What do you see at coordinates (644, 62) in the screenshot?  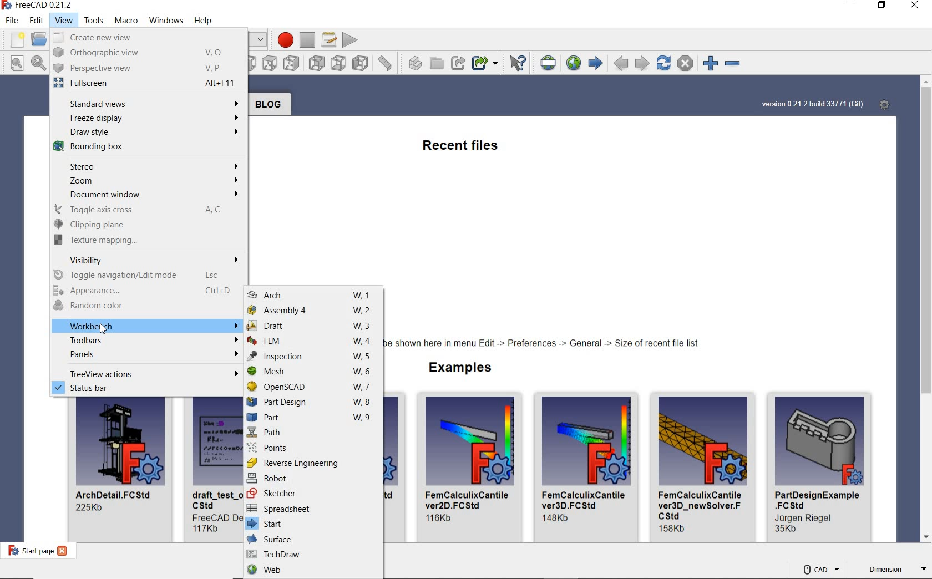 I see `next page` at bounding box center [644, 62].